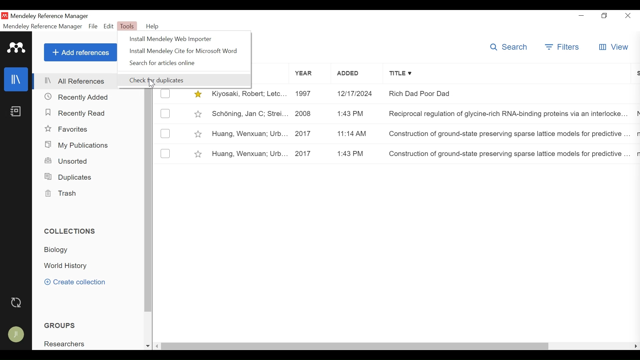  I want to click on Construction of ground-state preserving sparse lattice models for predictive machine simulations, so click(507, 153).